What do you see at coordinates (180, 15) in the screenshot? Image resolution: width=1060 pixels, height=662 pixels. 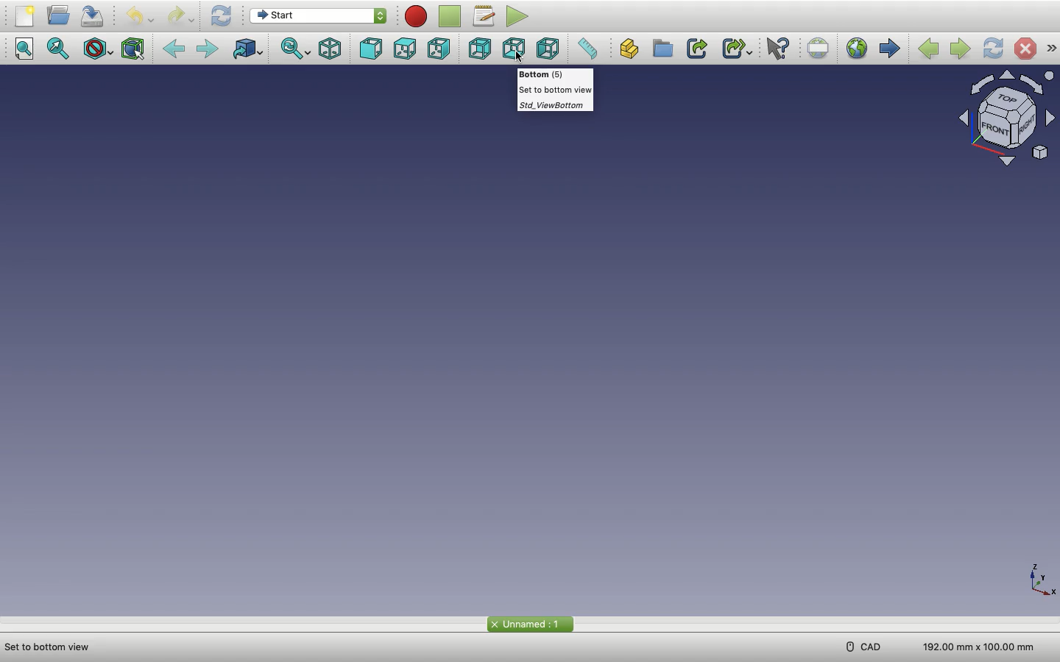 I see `Redo` at bounding box center [180, 15].